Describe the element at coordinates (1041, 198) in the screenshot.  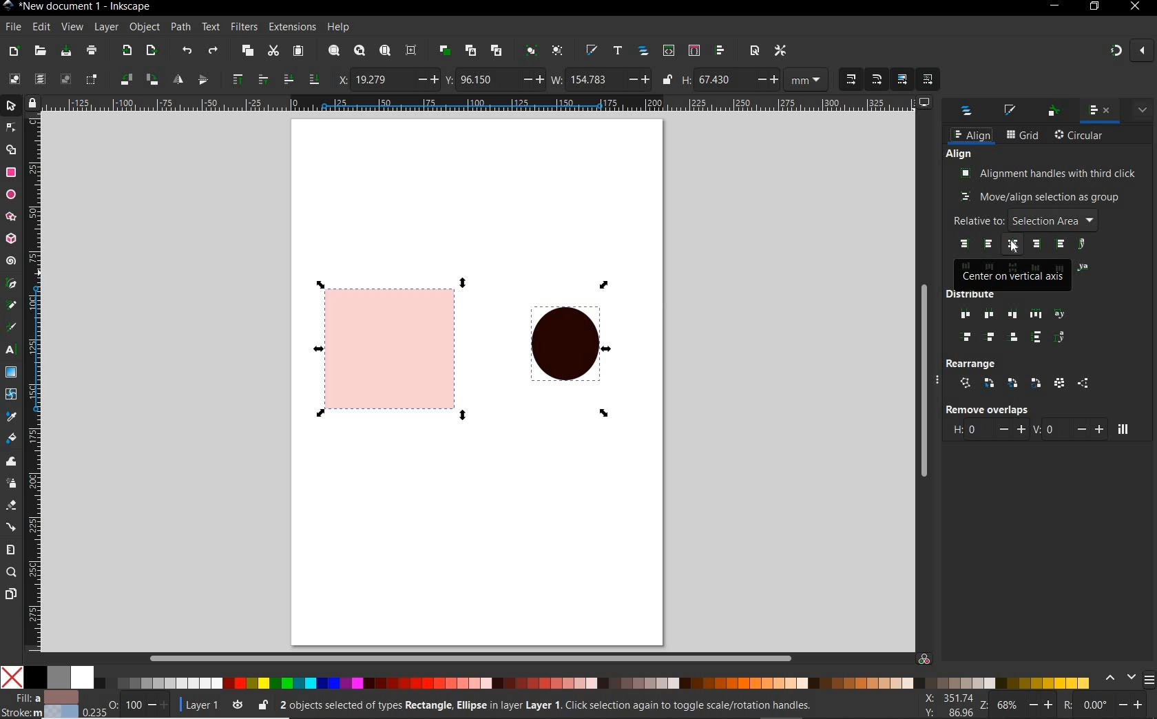
I see `move/align selection as group` at that location.